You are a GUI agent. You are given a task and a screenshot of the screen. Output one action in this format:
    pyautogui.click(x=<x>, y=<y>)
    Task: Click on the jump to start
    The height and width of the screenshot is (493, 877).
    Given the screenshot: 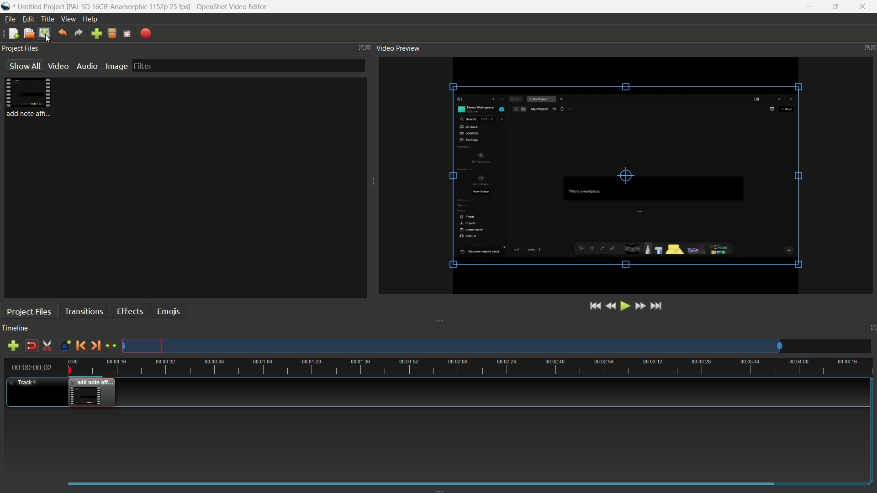 What is the action you would take?
    pyautogui.click(x=596, y=306)
    